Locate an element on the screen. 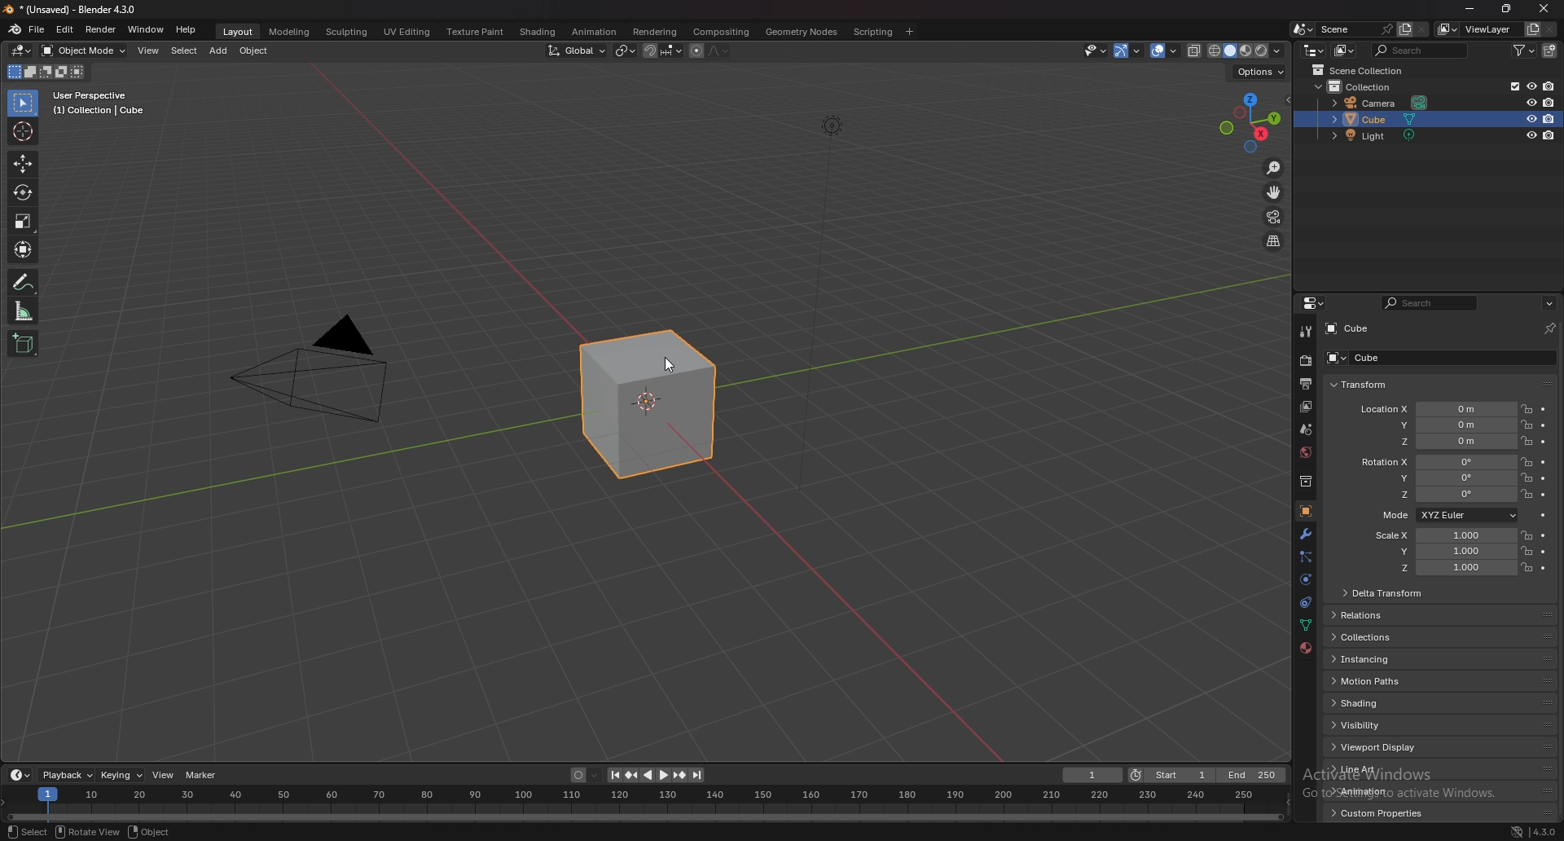 The height and width of the screenshot is (841, 1564). add scene is located at coordinates (1404, 29).